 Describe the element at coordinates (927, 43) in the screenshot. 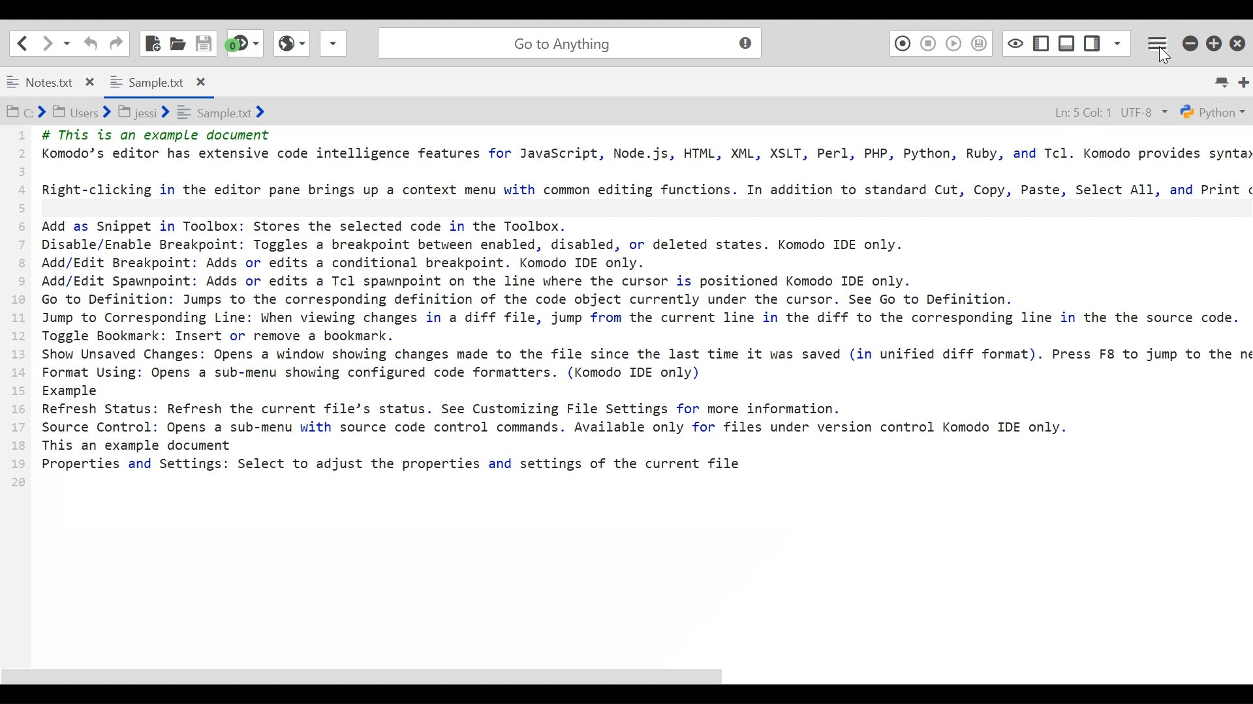

I see `Stop Recording Macro` at that location.